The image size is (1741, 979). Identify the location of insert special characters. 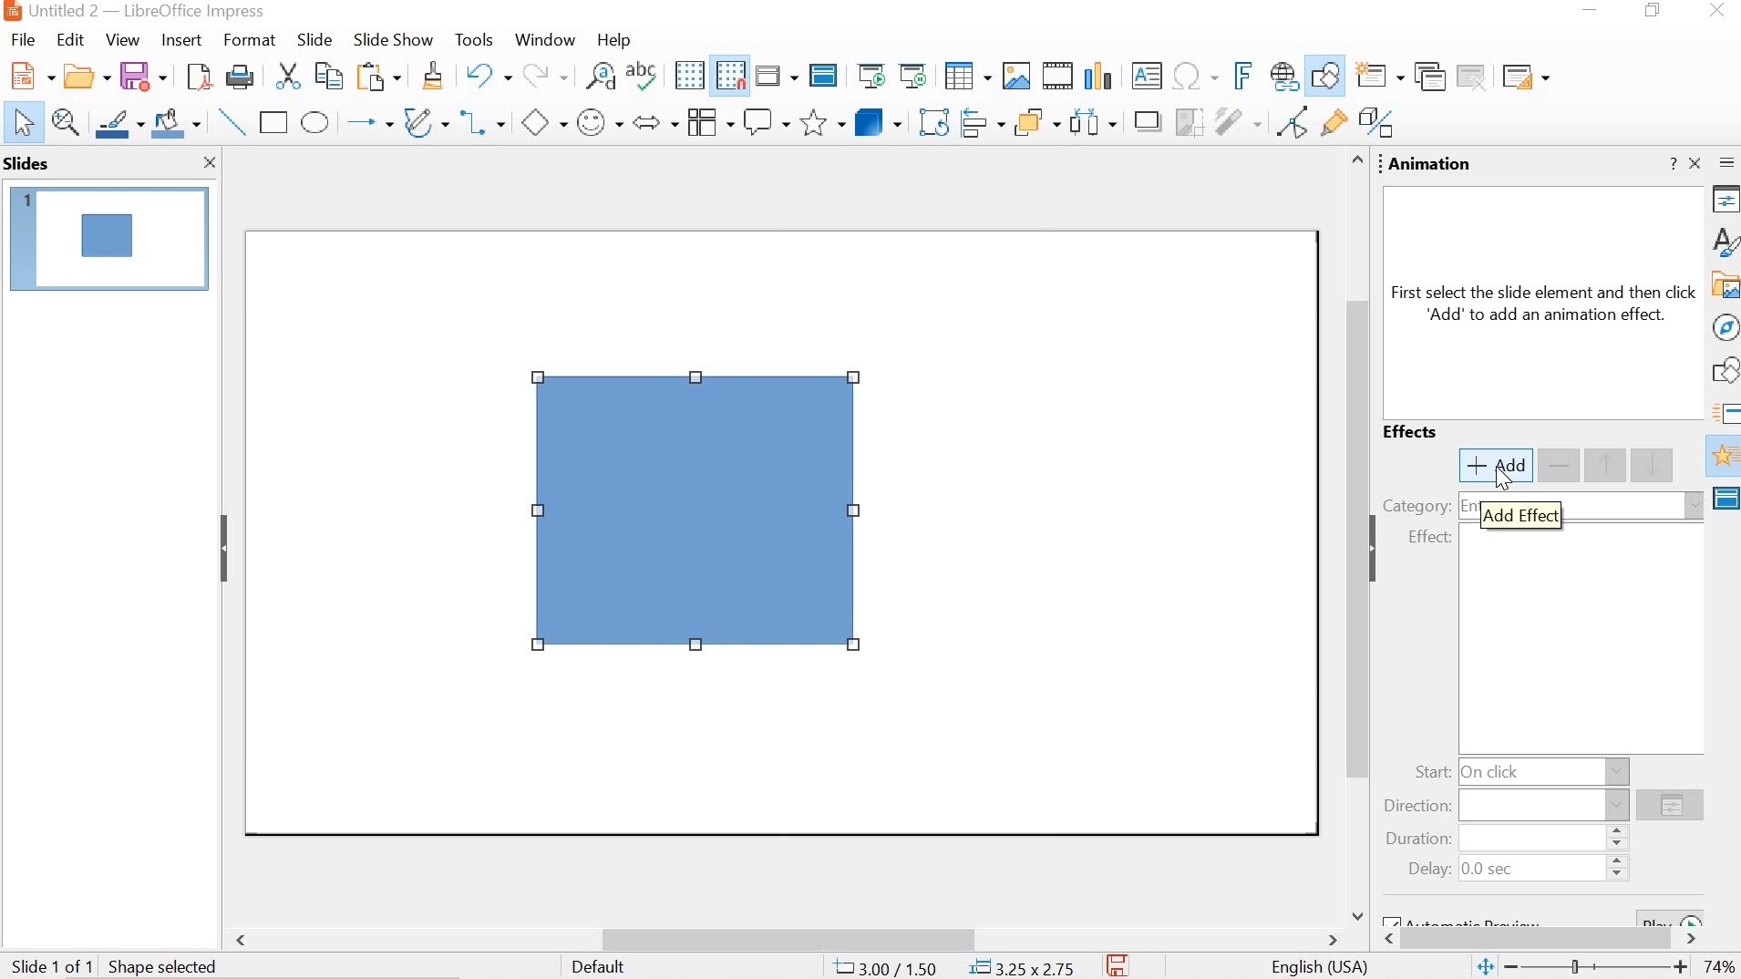
(1200, 76).